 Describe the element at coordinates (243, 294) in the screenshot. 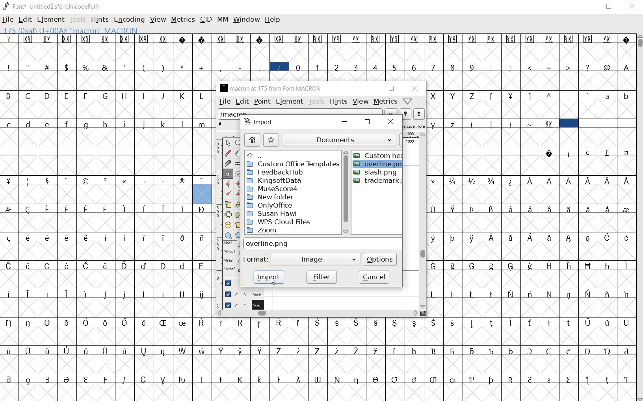

I see `background layer` at that location.